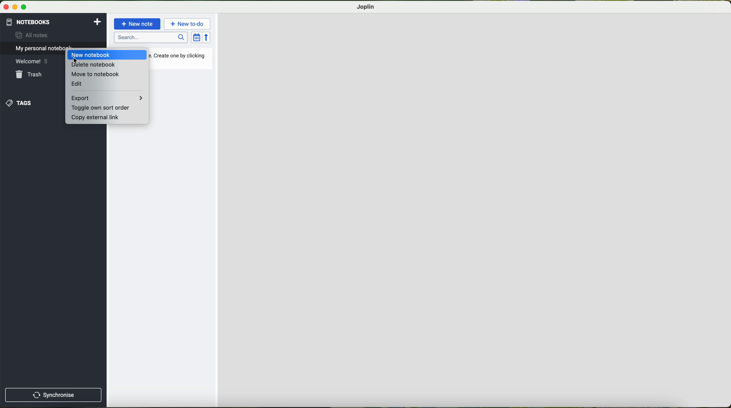  I want to click on maximize, so click(24, 7).